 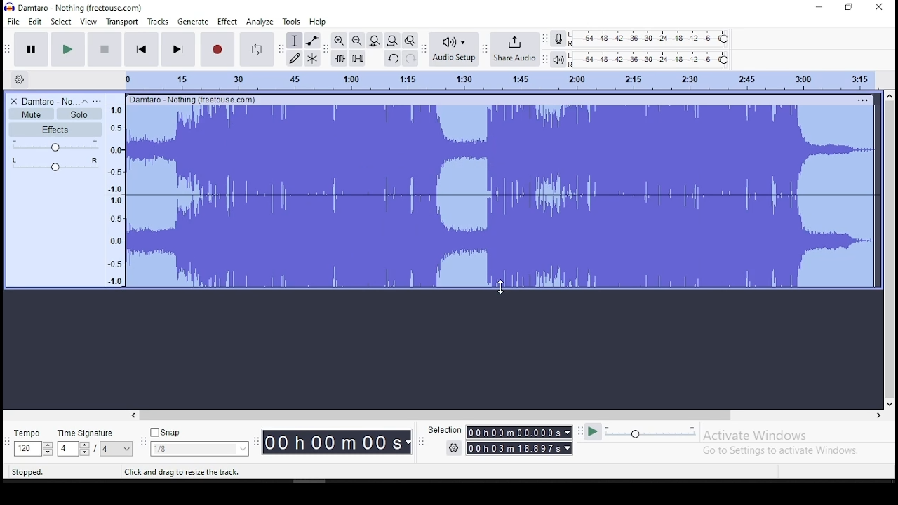 I want to click on recording level, so click(x=649, y=39).